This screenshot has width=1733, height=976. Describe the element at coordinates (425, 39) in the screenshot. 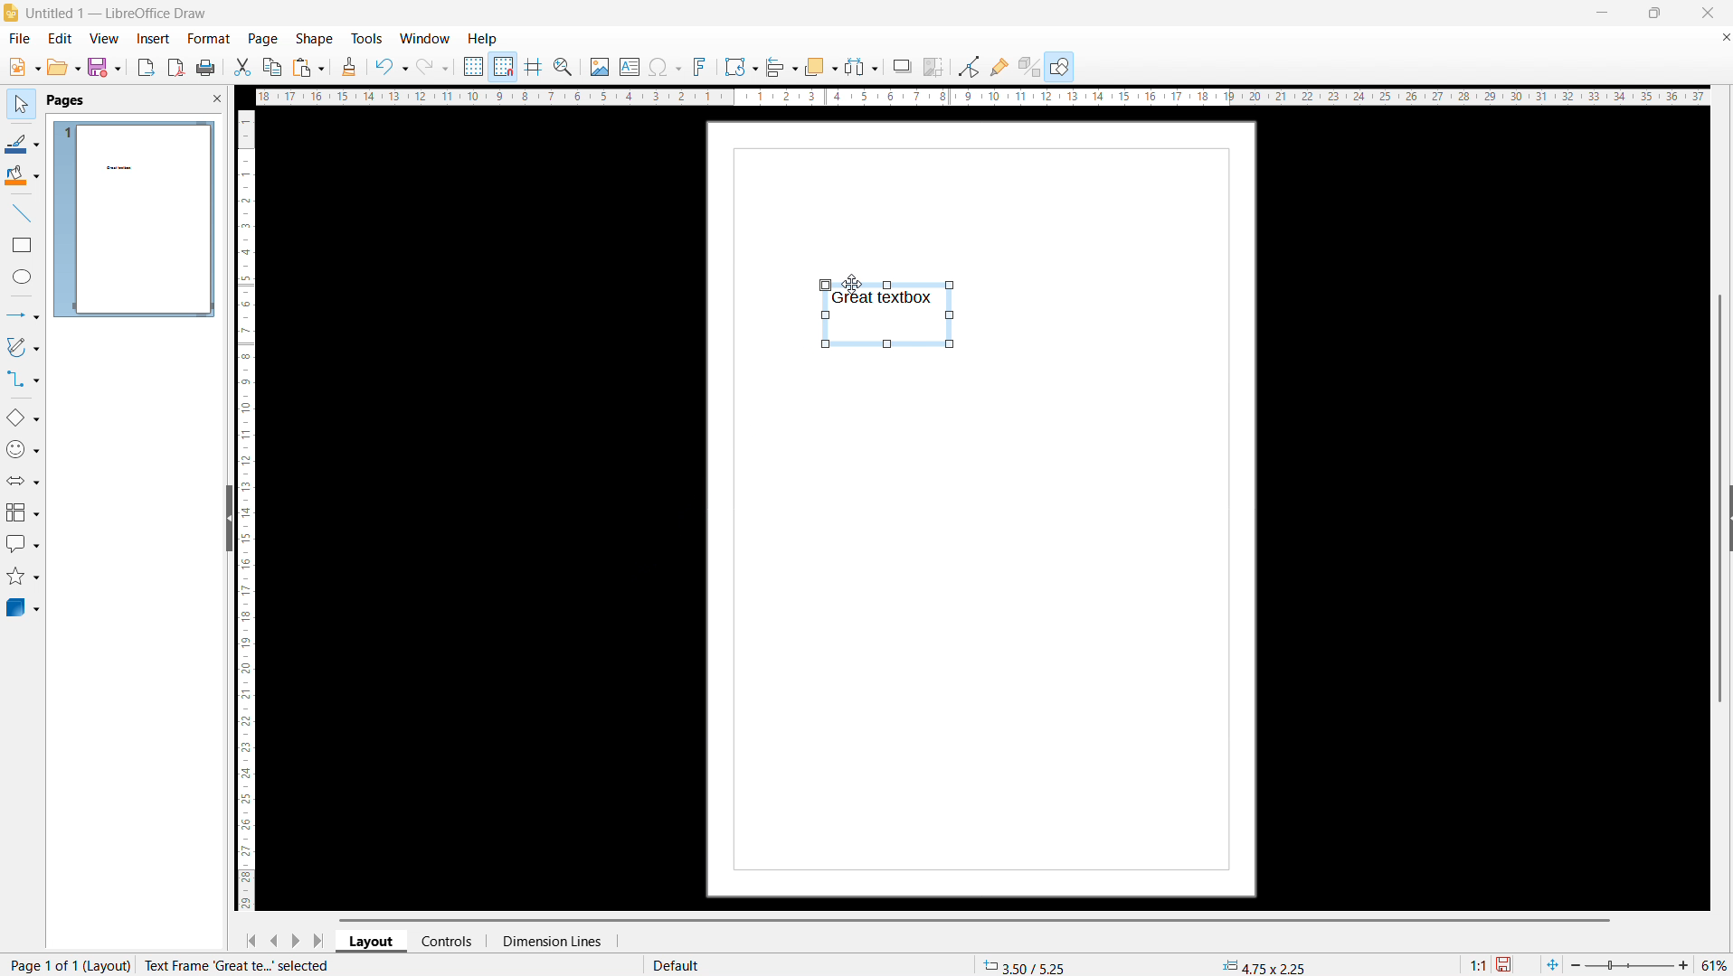

I see `window` at that location.